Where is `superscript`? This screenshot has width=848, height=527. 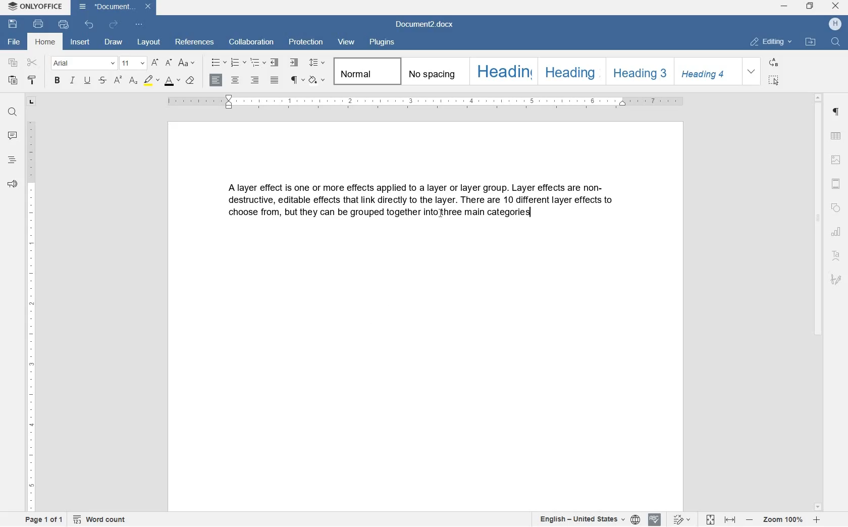
superscript is located at coordinates (118, 81).